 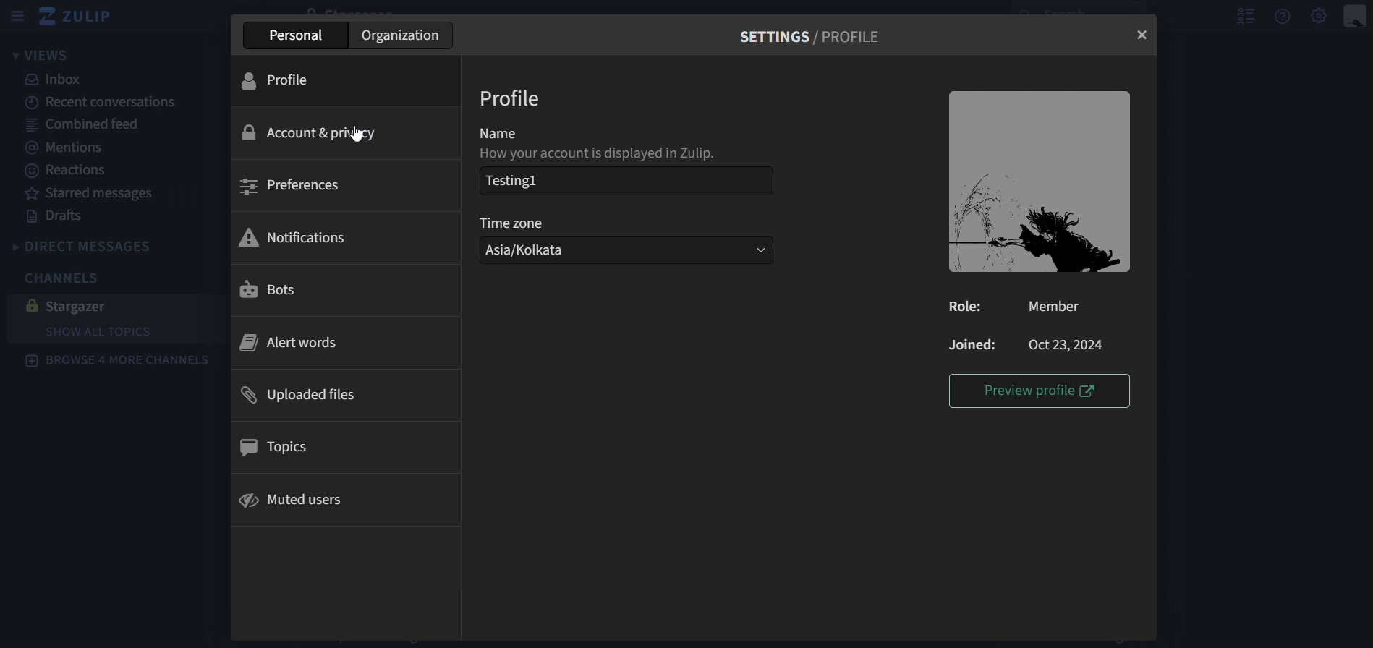 I want to click on direct messages, so click(x=103, y=245).